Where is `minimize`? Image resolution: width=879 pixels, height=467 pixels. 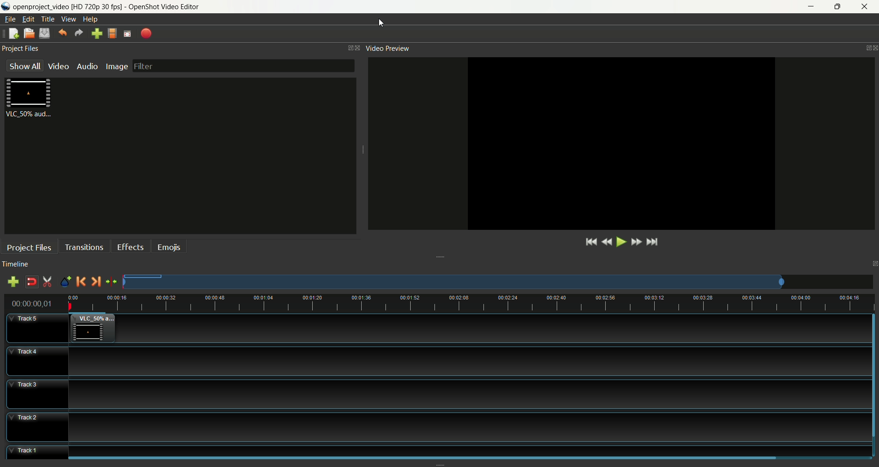
minimize is located at coordinates (809, 7).